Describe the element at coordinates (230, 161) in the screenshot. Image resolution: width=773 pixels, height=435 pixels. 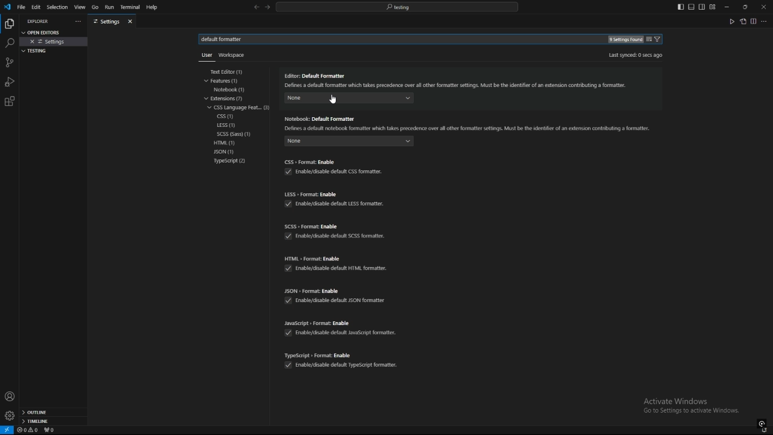
I see `typescript` at that location.